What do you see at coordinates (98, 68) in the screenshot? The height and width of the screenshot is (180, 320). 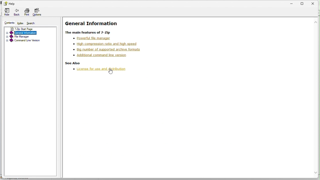 I see `License for use and distribution` at bounding box center [98, 68].